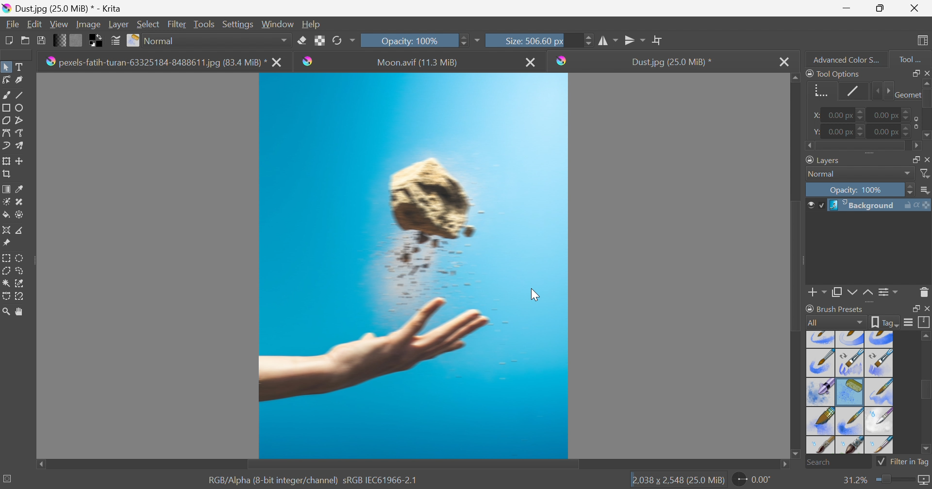 The height and width of the screenshot is (489, 932). I want to click on Filter, so click(178, 24).